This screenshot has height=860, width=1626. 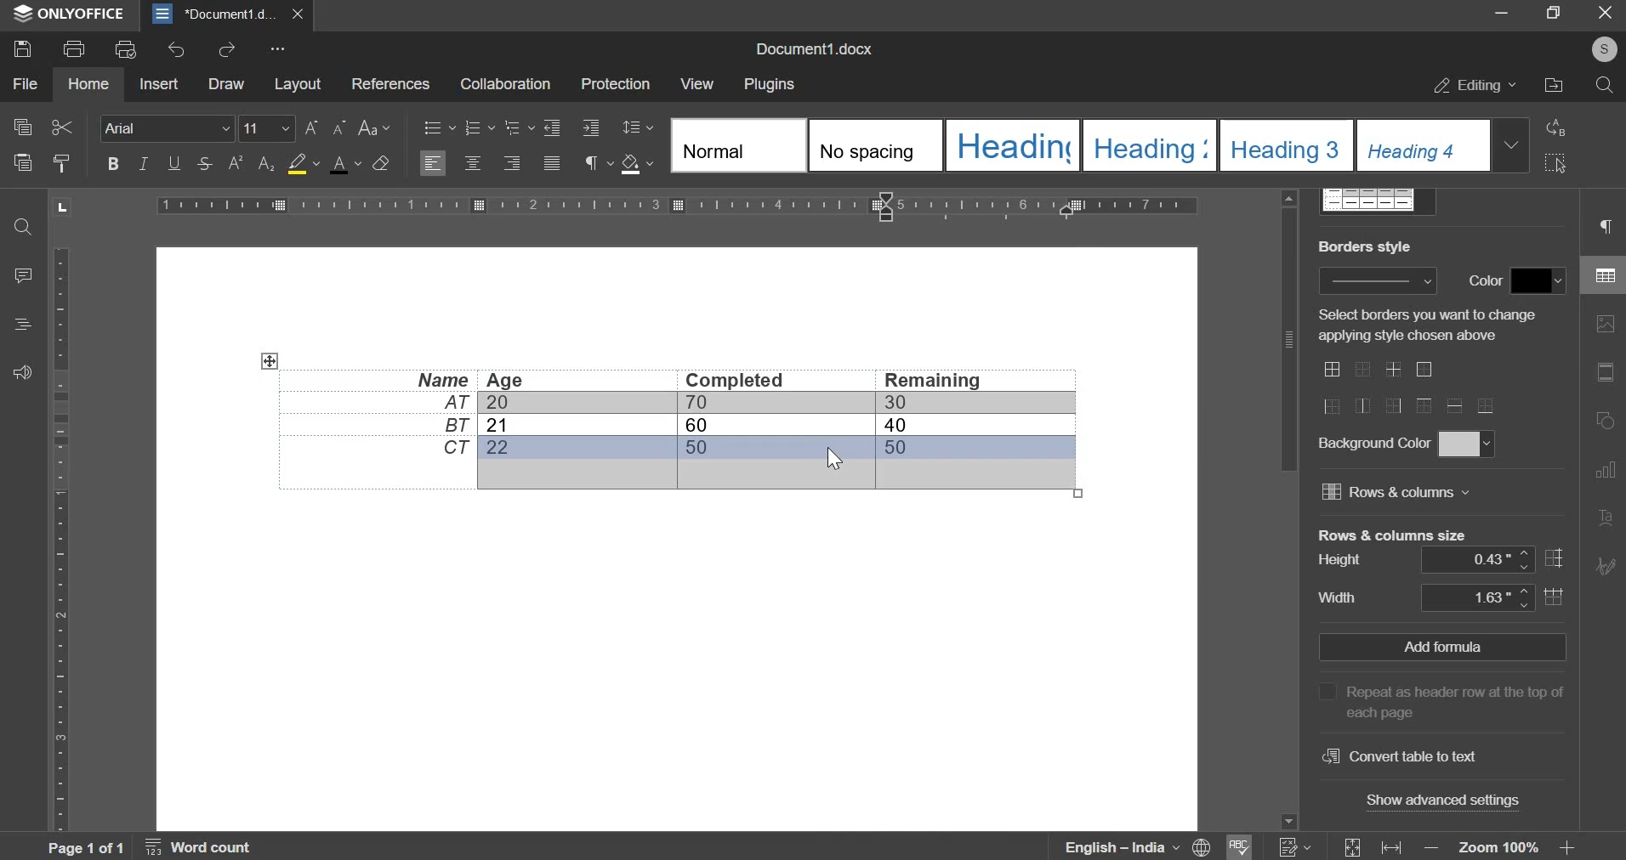 What do you see at coordinates (26, 227) in the screenshot?
I see `find` at bounding box center [26, 227].